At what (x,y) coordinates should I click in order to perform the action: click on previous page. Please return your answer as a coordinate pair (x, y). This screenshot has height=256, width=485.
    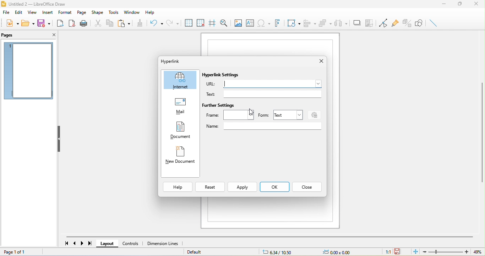
    Looking at the image, I should click on (75, 244).